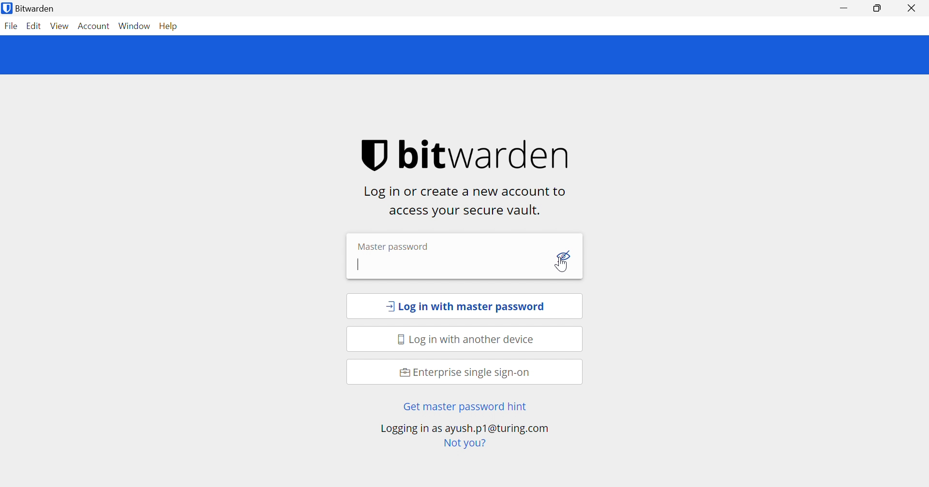 The width and height of the screenshot is (929, 487). Describe the element at coordinates (465, 307) in the screenshot. I see `Log in with masterpassword` at that location.